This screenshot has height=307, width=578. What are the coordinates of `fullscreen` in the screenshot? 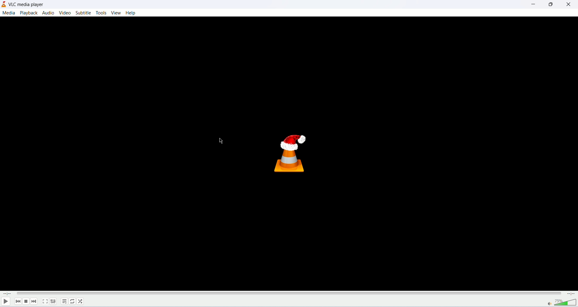 It's located at (45, 302).